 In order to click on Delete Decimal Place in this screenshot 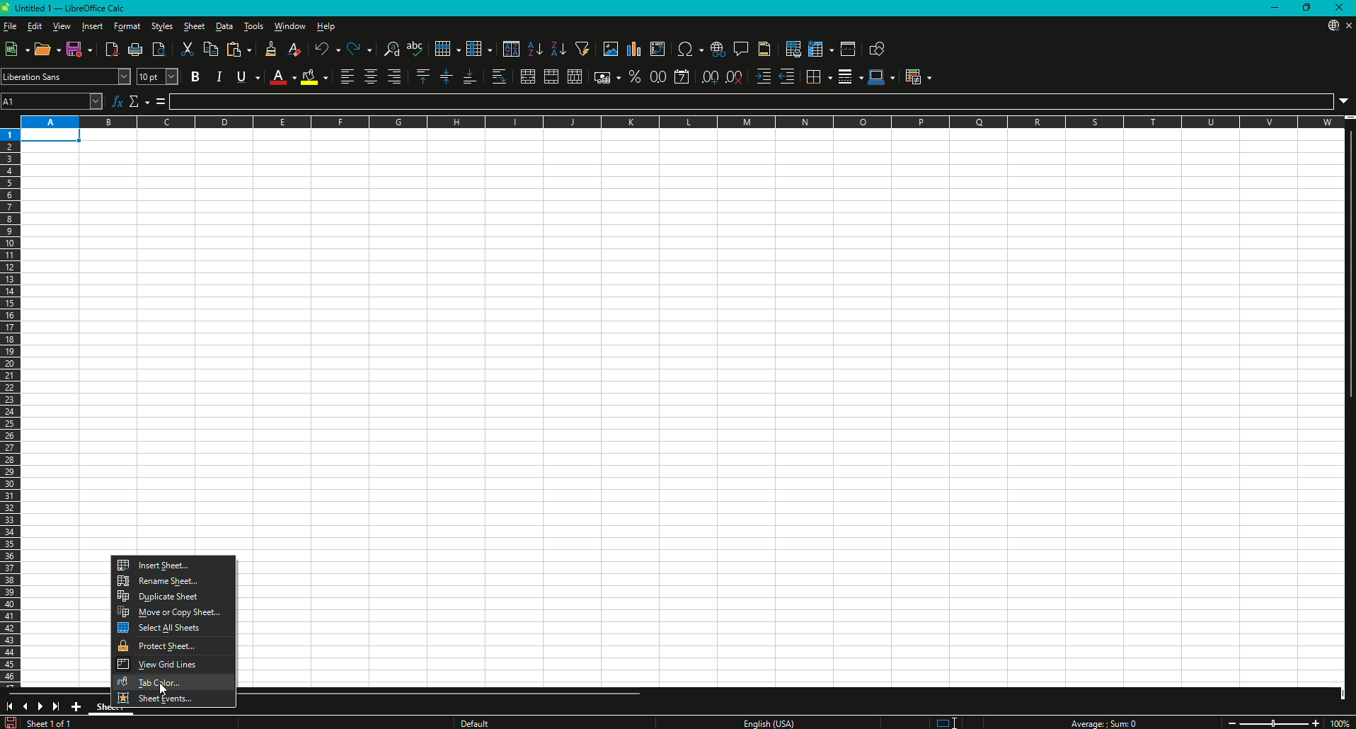, I will do `click(735, 76)`.